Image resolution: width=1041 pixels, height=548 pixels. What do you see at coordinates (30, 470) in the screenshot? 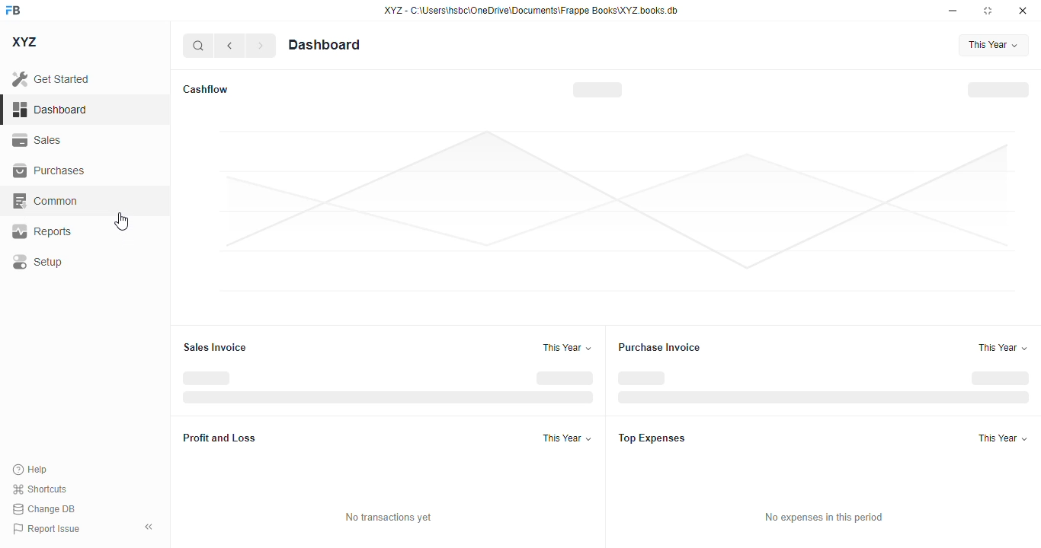
I see `help` at bounding box center [30, 470].